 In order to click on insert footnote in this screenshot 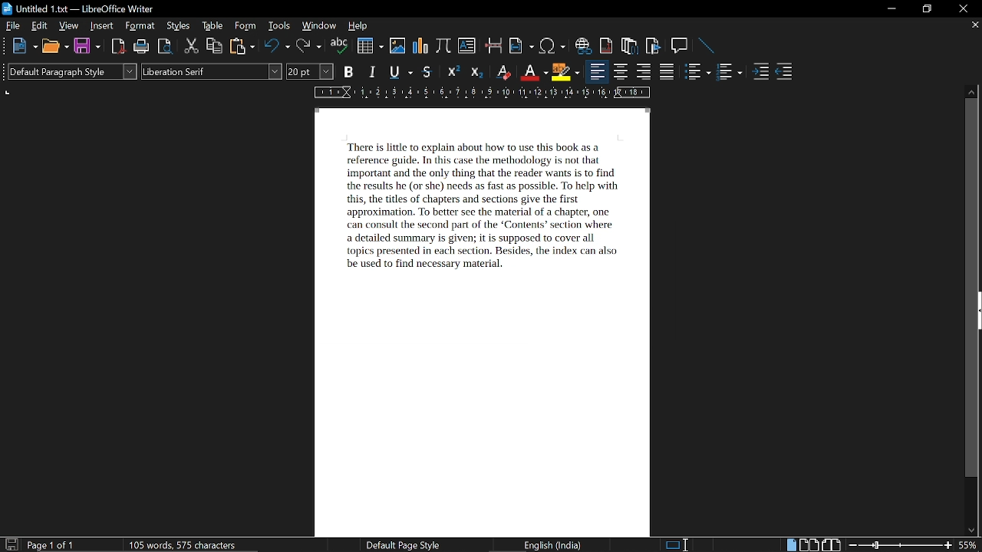, I will do `click(607, 45)`.